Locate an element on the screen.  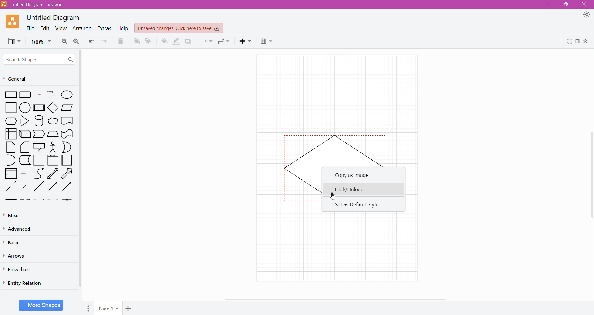
Rectangle is located at coordinates (11, 95).